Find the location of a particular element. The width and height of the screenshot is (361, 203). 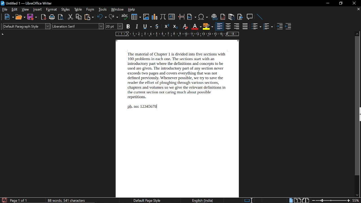

Untitled 1 - LibreOffice Writer is located at coordinates (27, 3).